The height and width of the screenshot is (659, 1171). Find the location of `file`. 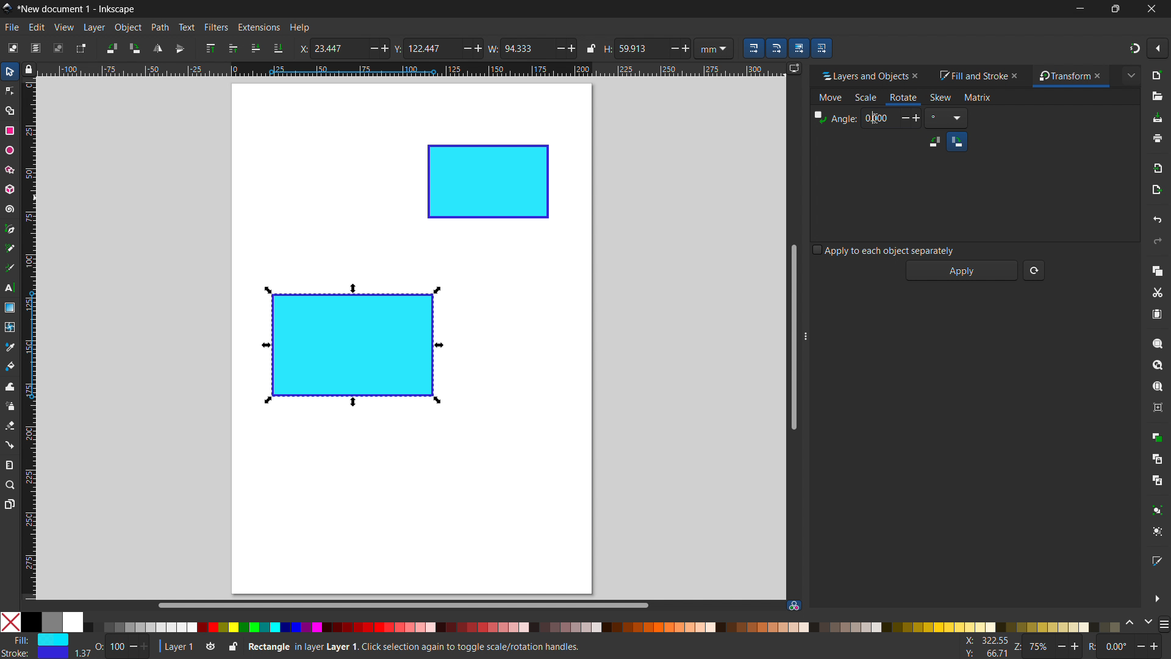

file is located at coordinates (12, 27).